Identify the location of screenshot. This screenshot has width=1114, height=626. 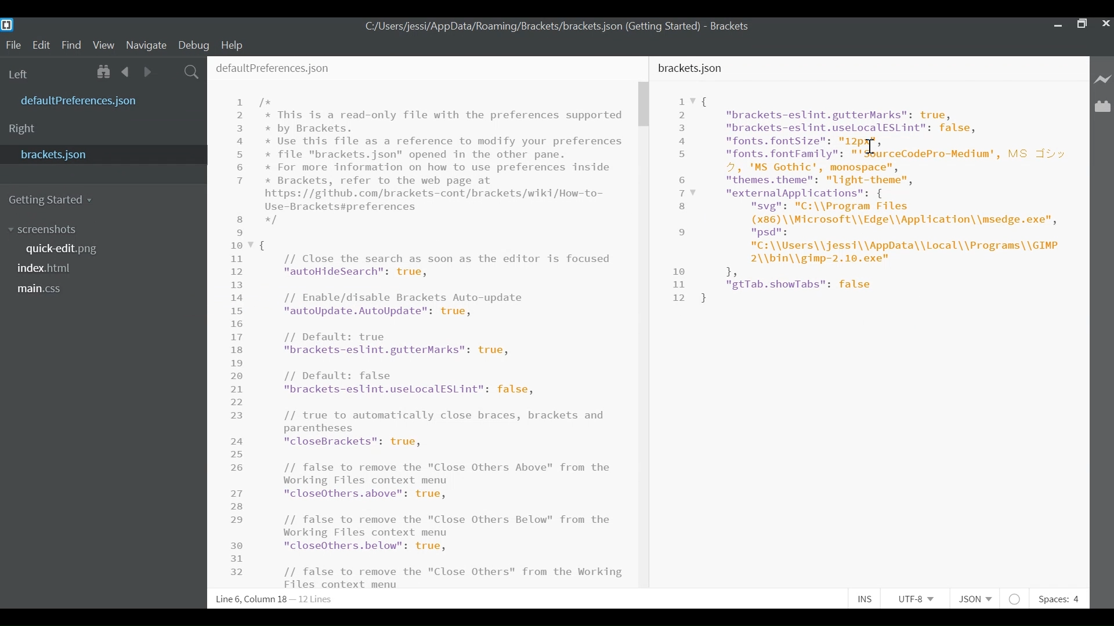
(49, 228).